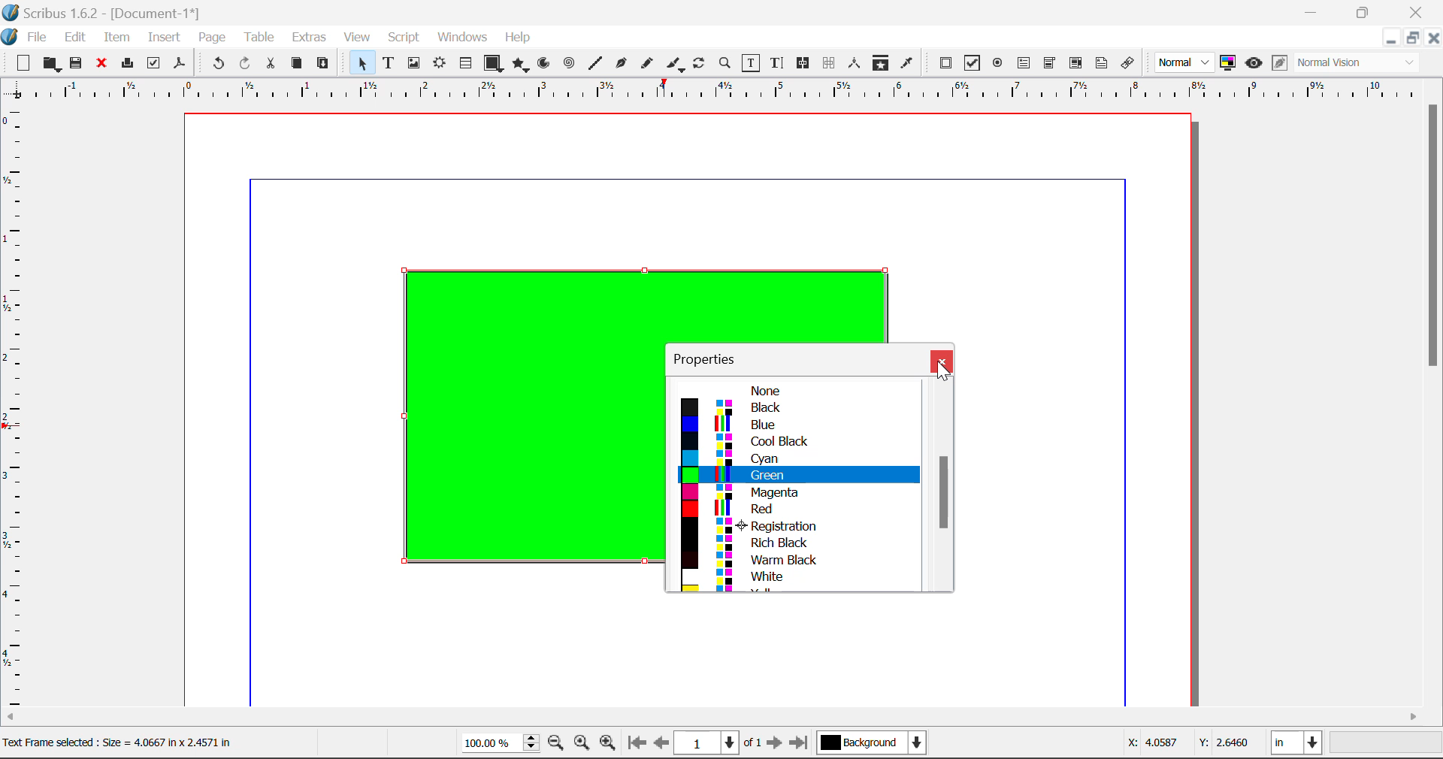 The width and height of the screenshot is (1443, 759). I want to click on Toggle Color Management, so click(1230, 64).